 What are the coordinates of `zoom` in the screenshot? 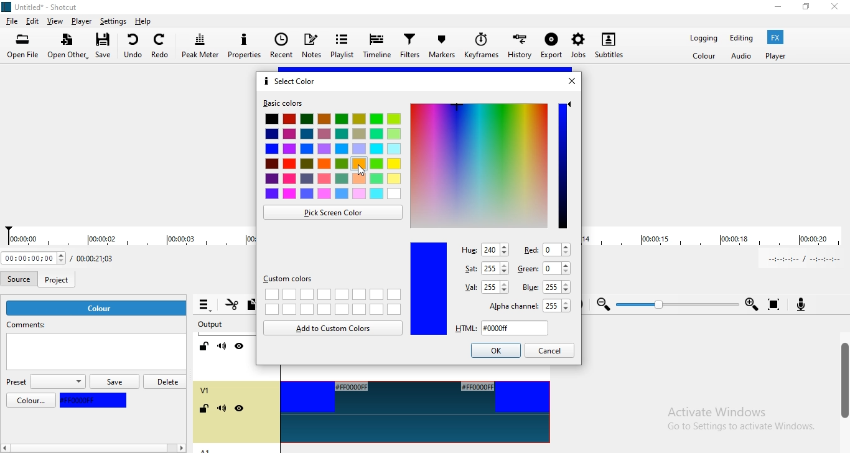 It's located at (600, 305).